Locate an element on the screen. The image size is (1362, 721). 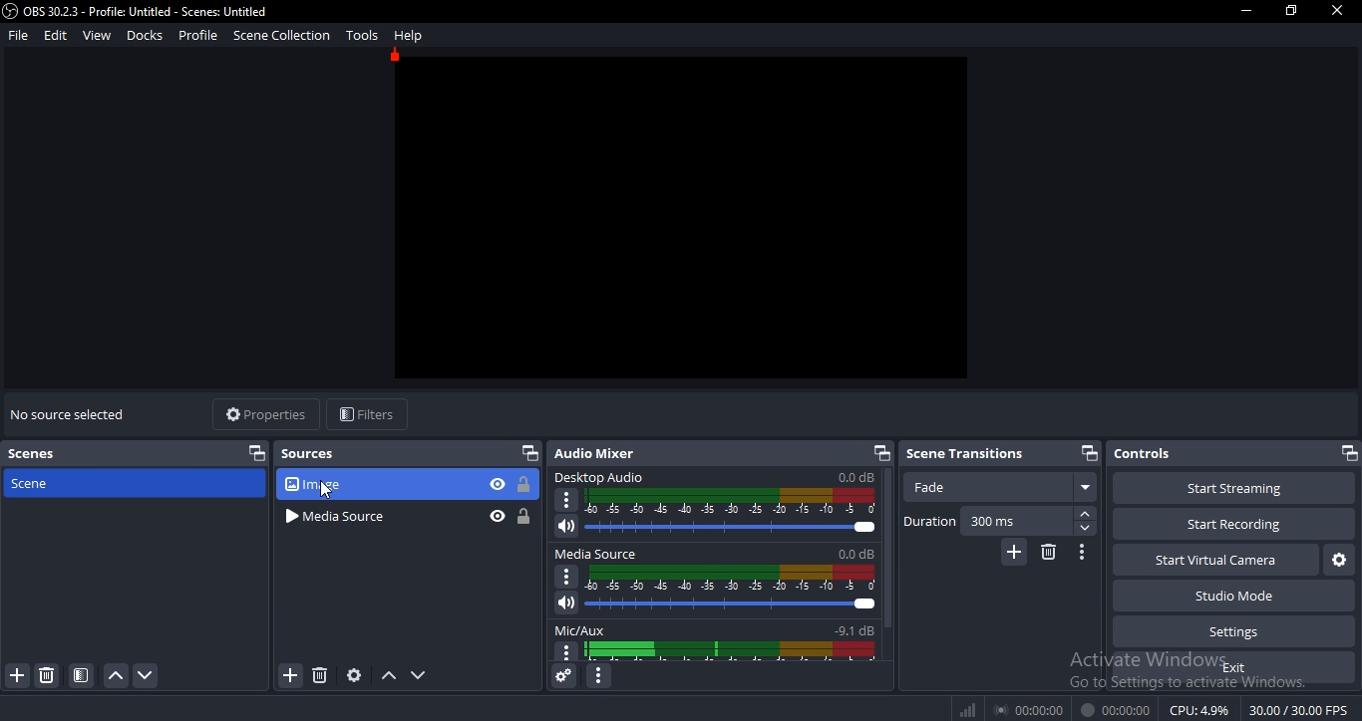
studio mode is located at coordinates (1236, 599).